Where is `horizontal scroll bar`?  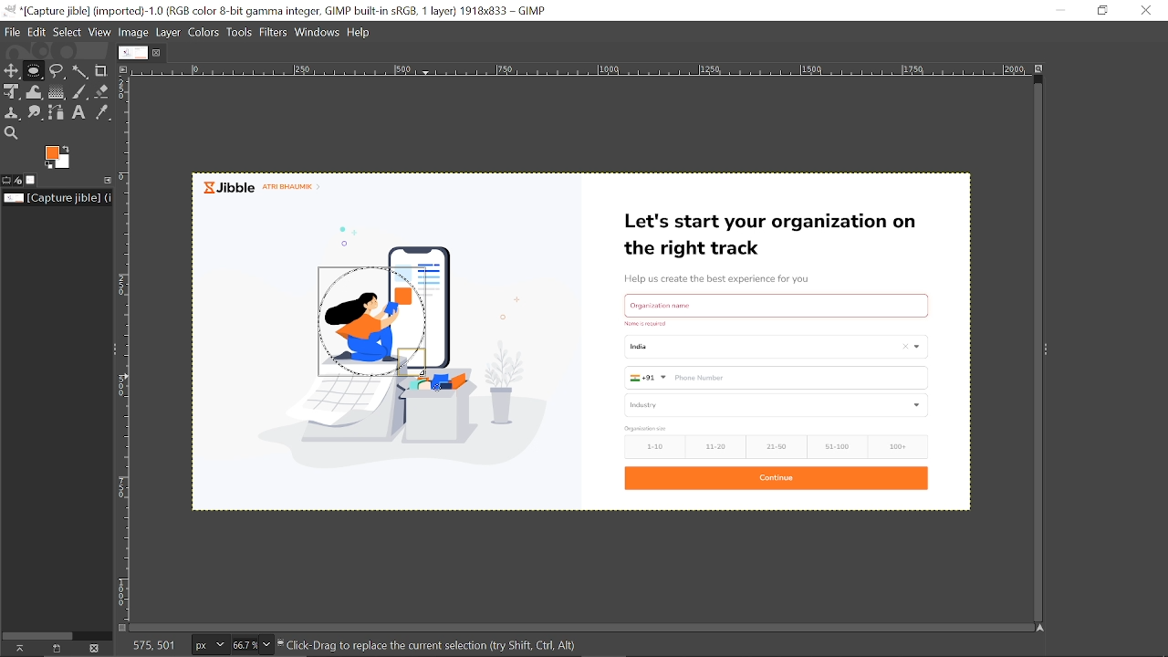 horizontal scroll bar is located at coordinates (583, 623).